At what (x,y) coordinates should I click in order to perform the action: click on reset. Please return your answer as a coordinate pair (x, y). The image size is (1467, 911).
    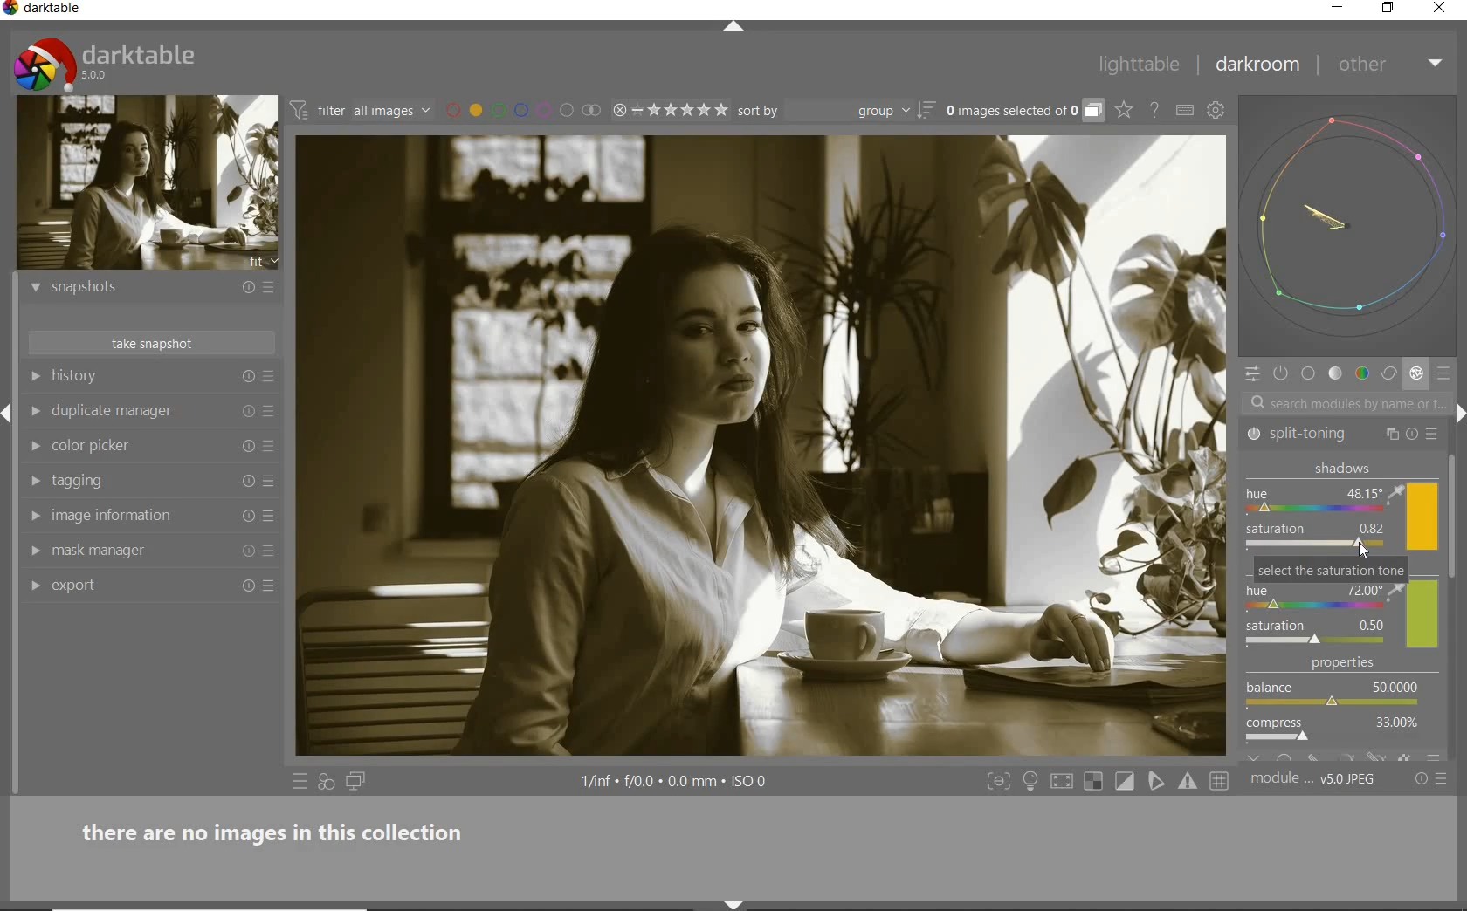
    Looking at the image, I should click on (247, 554).